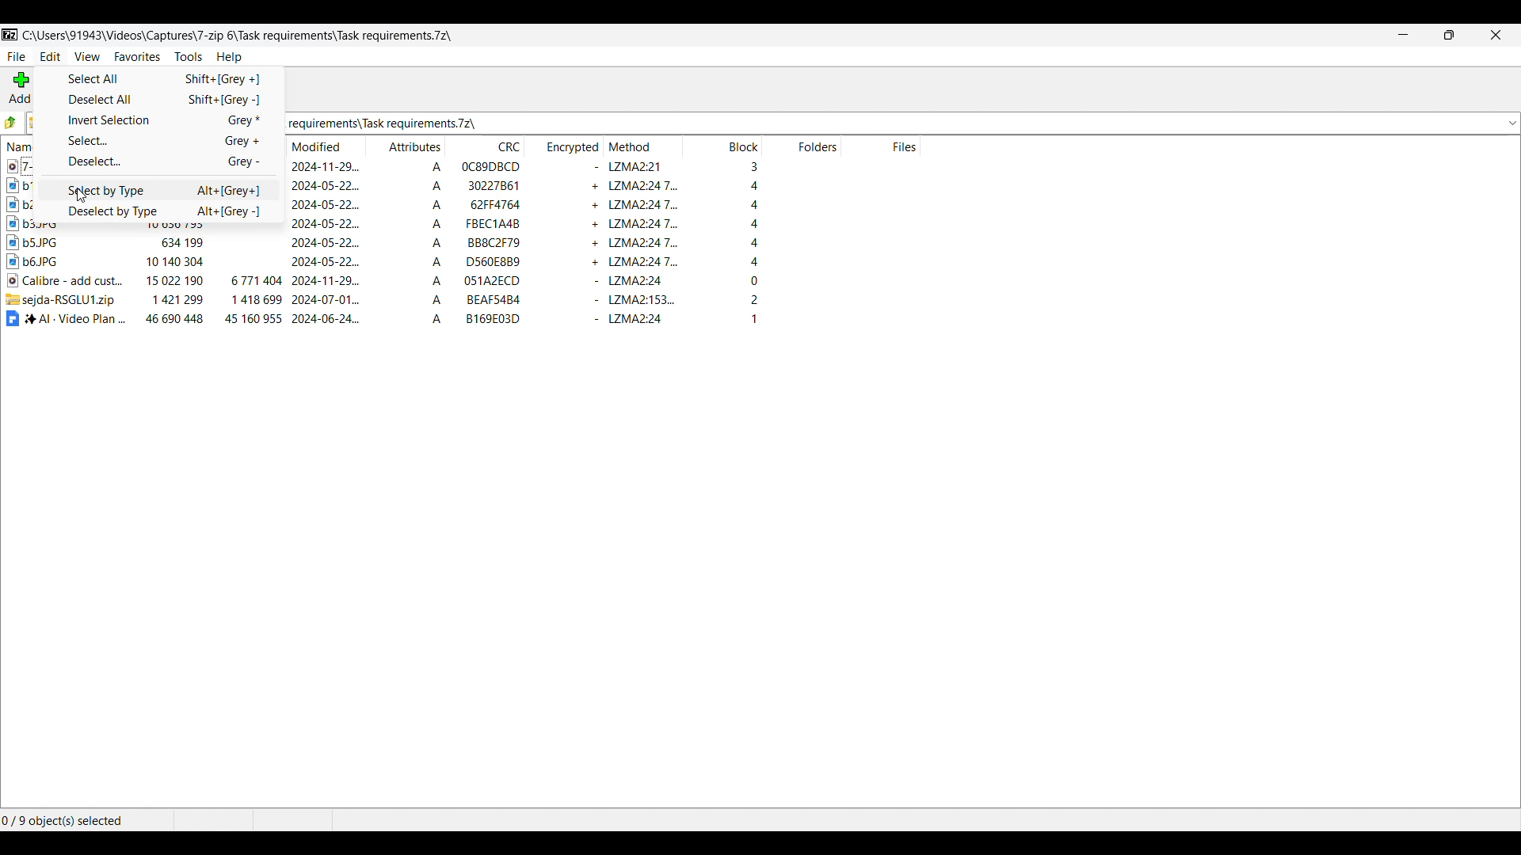  Describe the element at coordinates (1450, 35) in the screenshot. I see `Show interface in a smaller tab` at that location.